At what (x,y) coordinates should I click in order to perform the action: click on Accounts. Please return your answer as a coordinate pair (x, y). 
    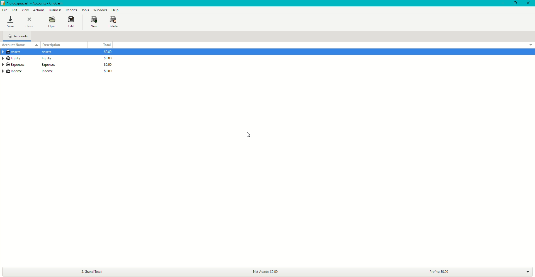
    Looking at the image, I should click on (19, 37).